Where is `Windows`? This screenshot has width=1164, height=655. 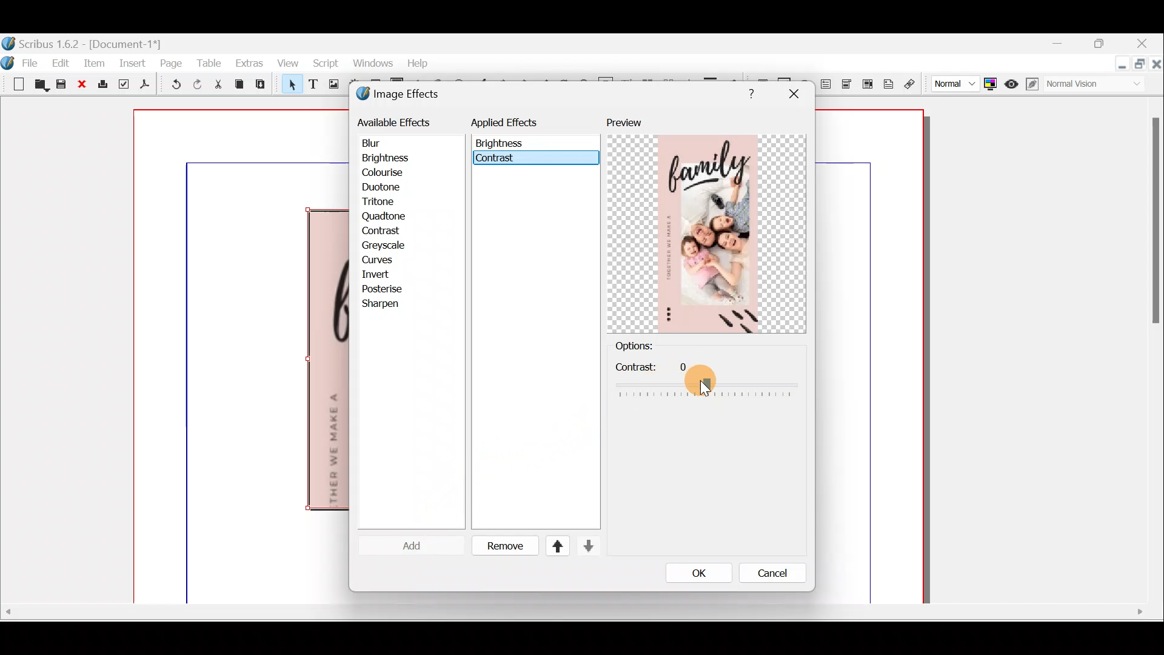 Windows is located at coordinates (369, 65).